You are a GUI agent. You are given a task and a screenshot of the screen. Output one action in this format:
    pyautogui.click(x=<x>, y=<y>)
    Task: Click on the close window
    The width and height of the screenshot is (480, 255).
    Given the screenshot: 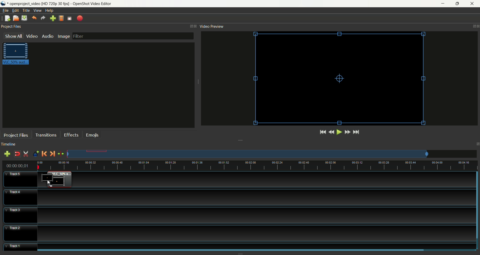 What is the action you would take?
    pyautogui.click(x=196, y=26)
    